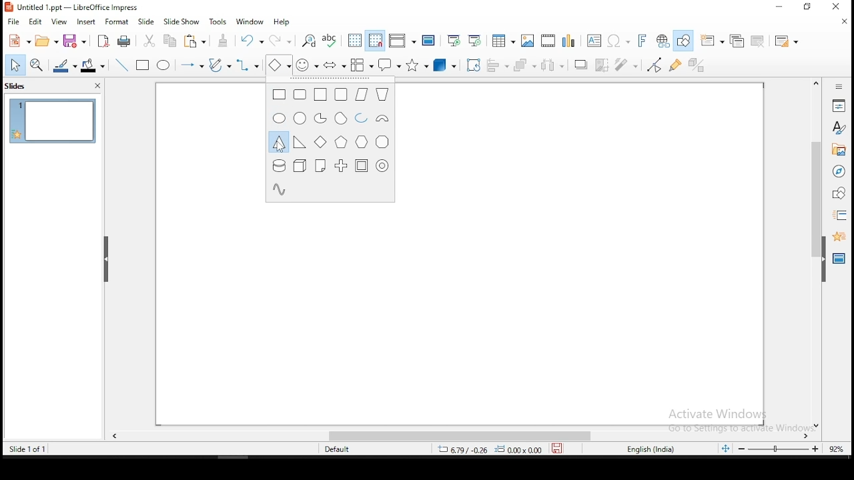  Describe the element at coordinates (429, 41) in the screenshot. I see `master slide` at that location.